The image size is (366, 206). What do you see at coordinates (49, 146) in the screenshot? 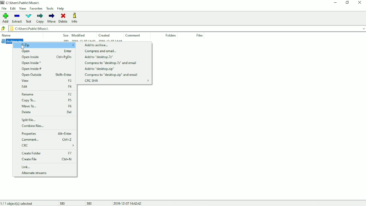
I see `CRC` at bounding box center [49, 146].